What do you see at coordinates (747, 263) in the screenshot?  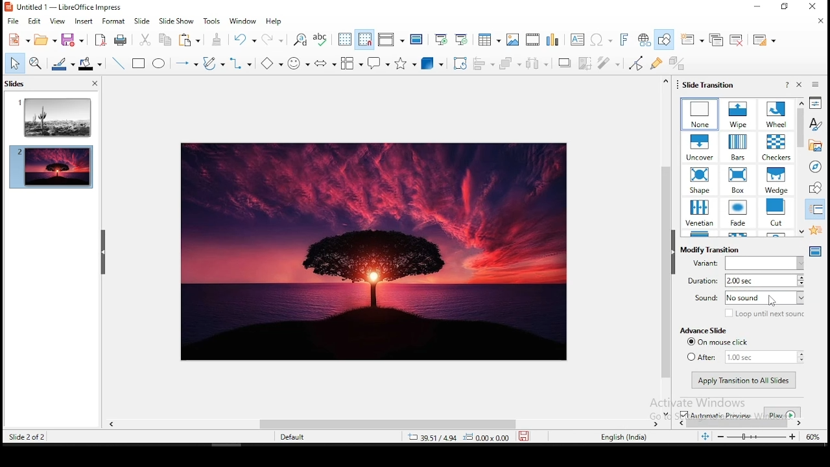 I see `variant` at bounding box center [747, 263].